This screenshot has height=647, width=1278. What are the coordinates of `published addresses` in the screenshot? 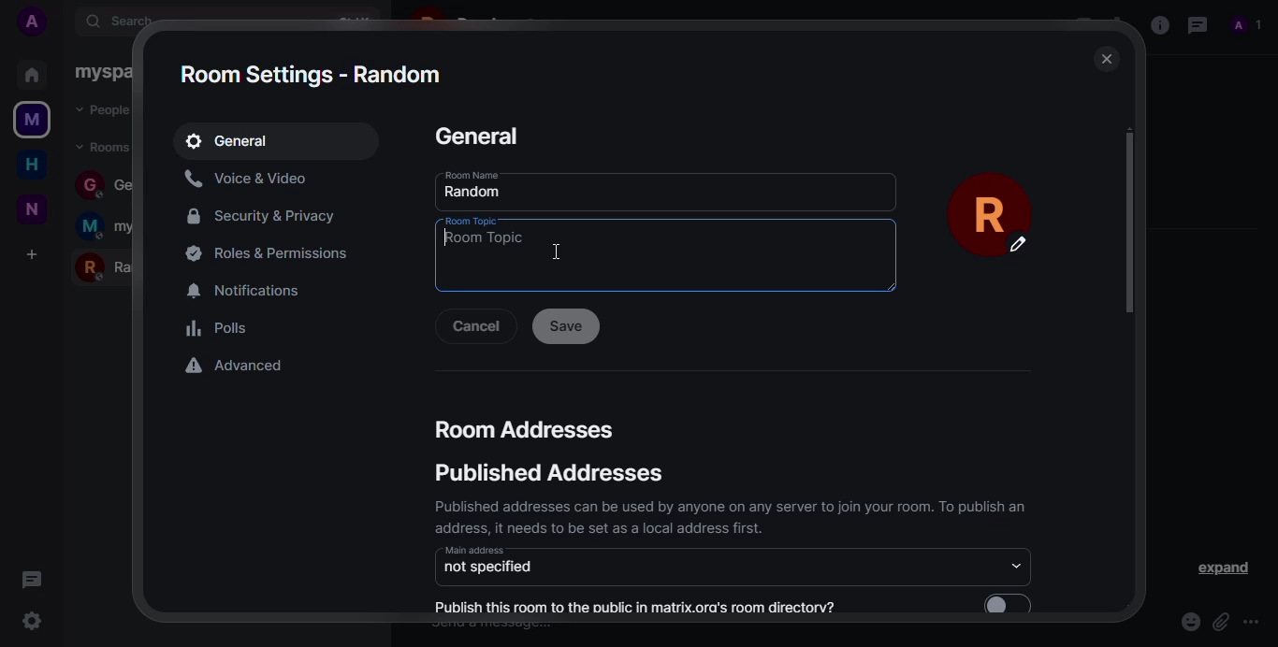 It's located at (551, 473).